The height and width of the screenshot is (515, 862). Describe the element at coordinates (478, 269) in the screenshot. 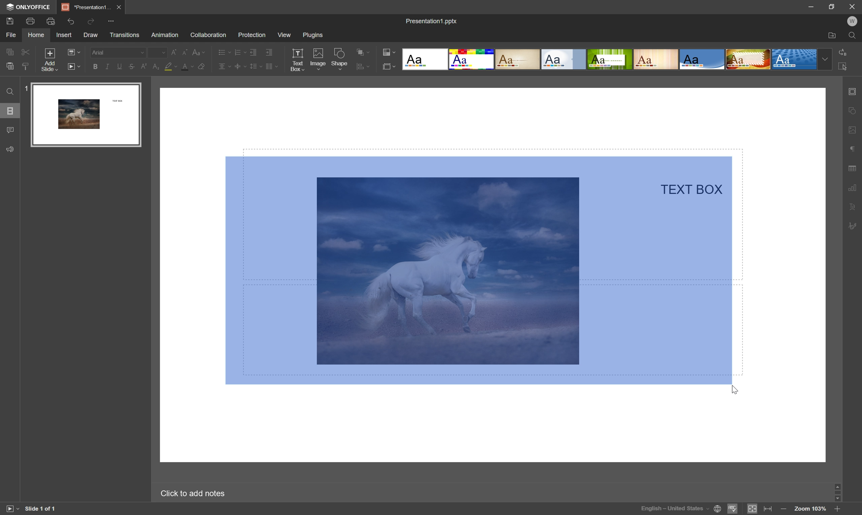

I see `selection highlight` at that location.